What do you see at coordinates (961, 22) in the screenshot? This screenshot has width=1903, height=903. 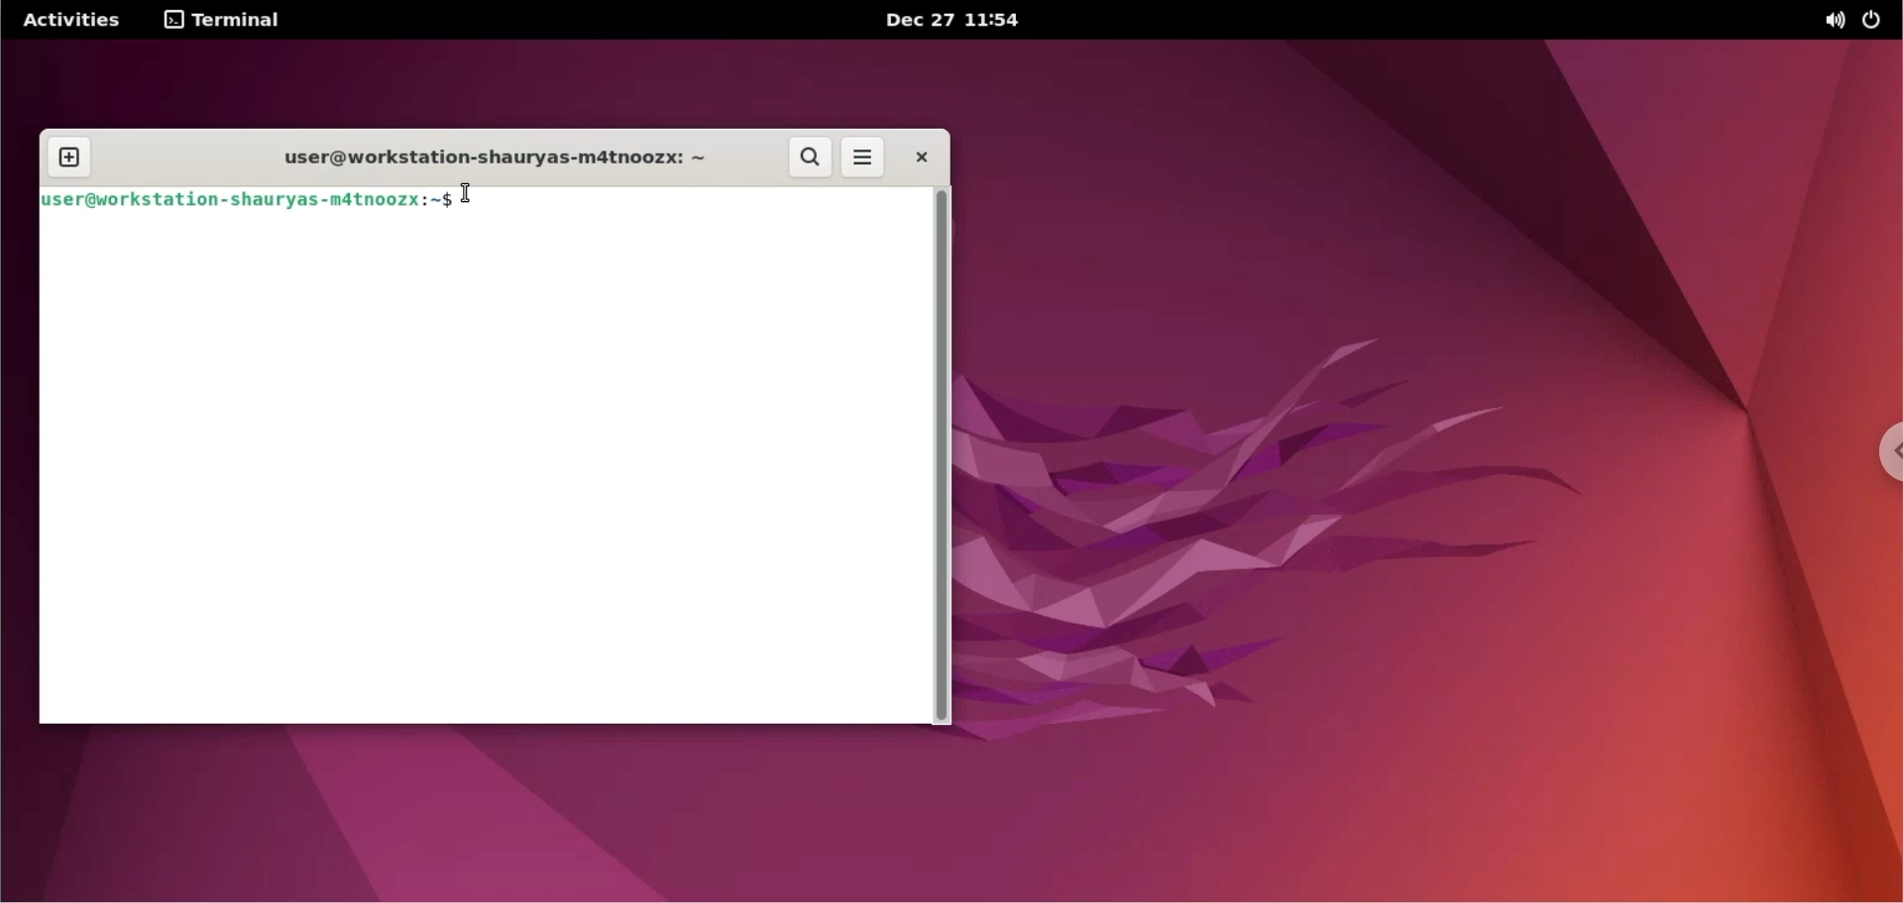 I see `date and time dec 27 11:54` at bounding box center [961, 22].